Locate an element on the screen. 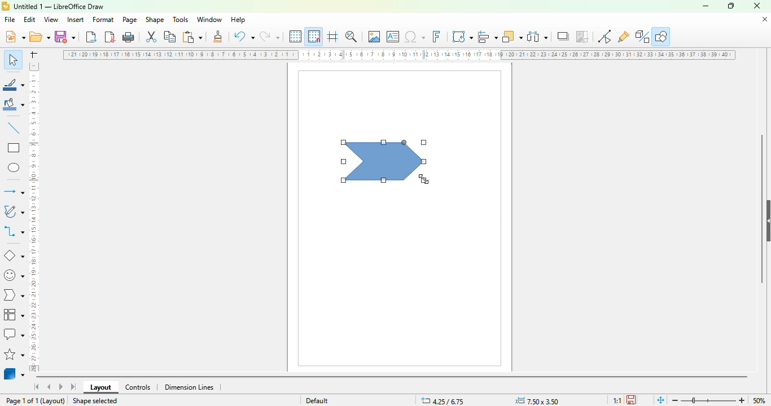 Image resolution: width=771 pixels, height=406 pixels. rectangle is located at coordinates (14, 147).